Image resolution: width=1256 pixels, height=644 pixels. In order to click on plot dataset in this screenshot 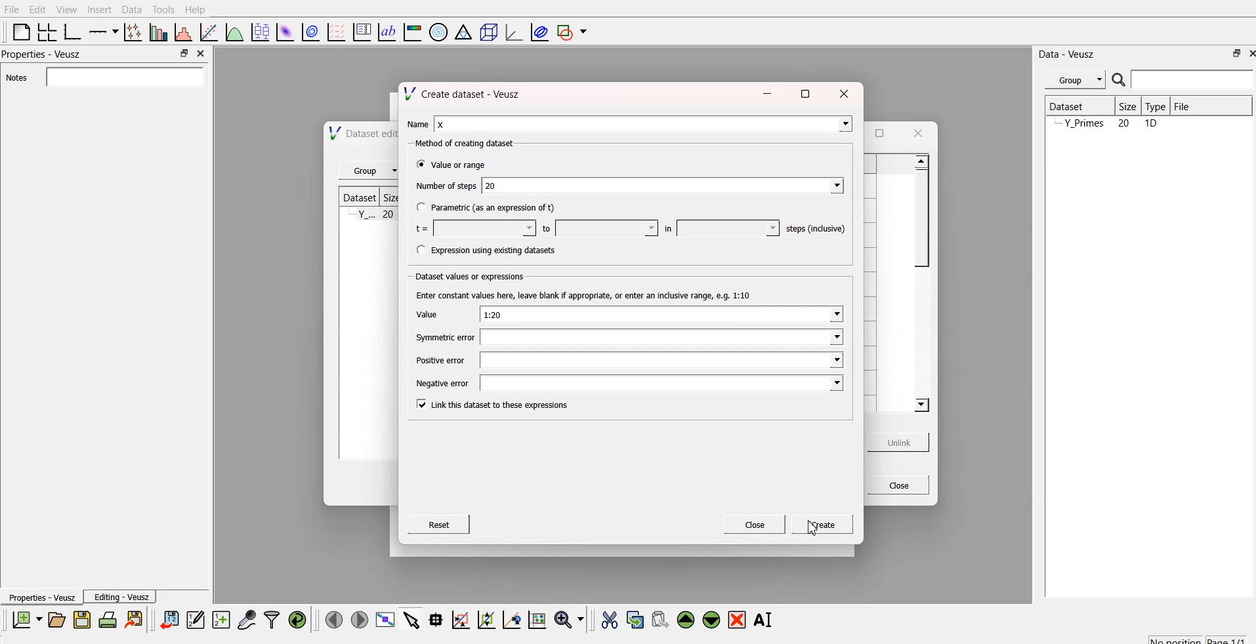, I will do `click(285, 31)`.